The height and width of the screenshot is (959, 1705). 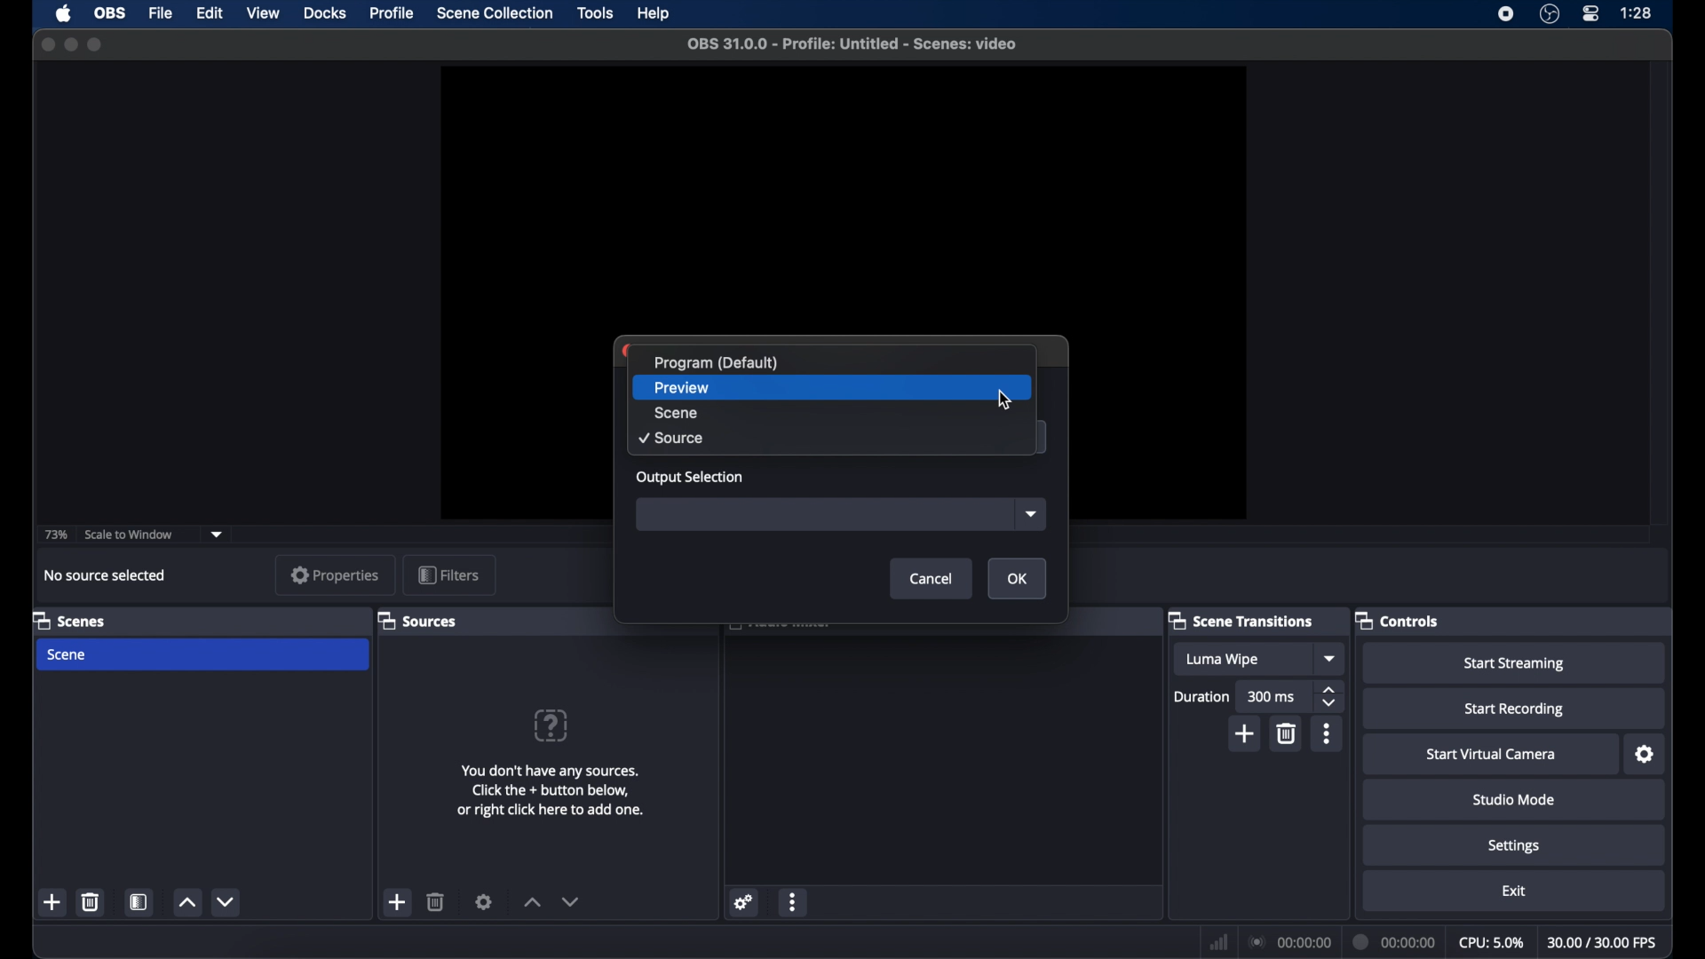 What do you see at coordinates (795, 902) in the screenshot?
I see `more options` at bounding box center [795, 902].